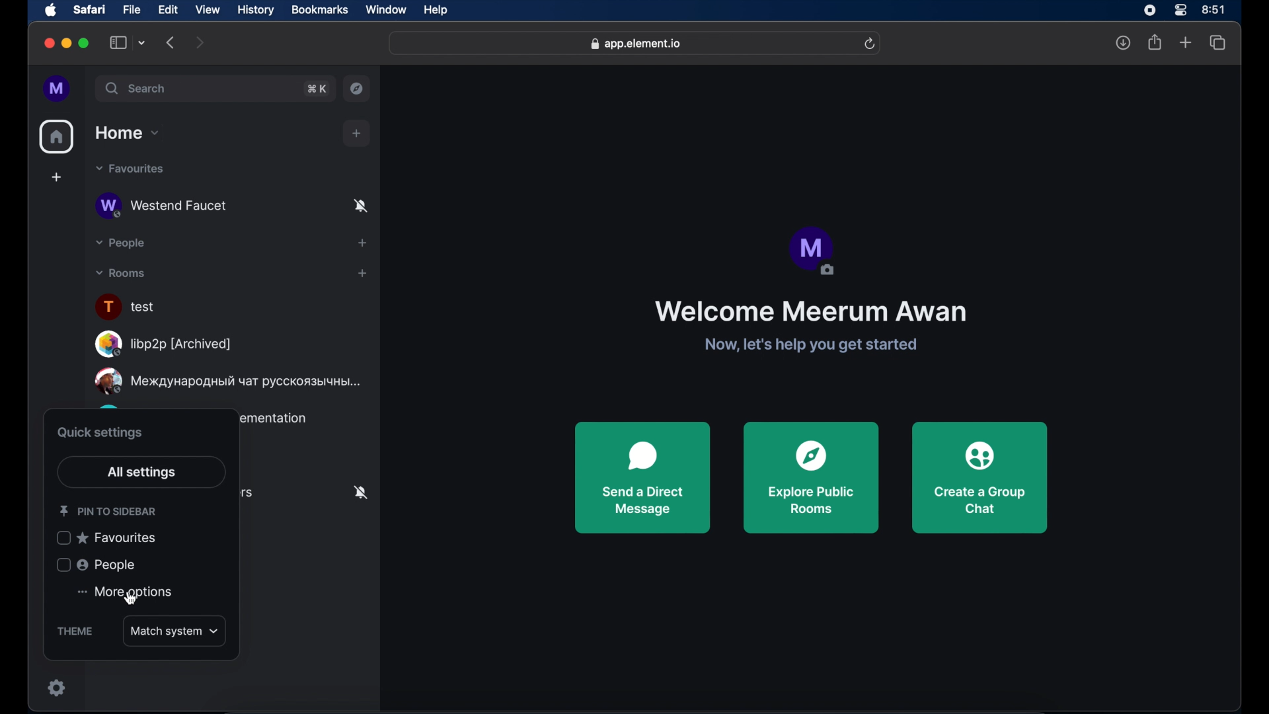  I want to click on time, so click(1215, 11).